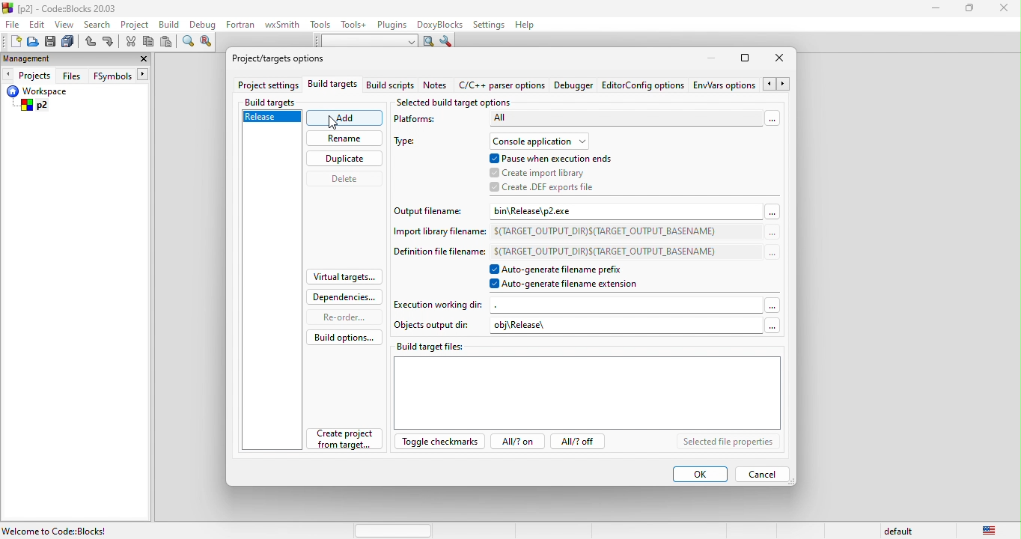  Describe the element at coordinates (448, 43) in the screenshot. I see `show option window` at that location.